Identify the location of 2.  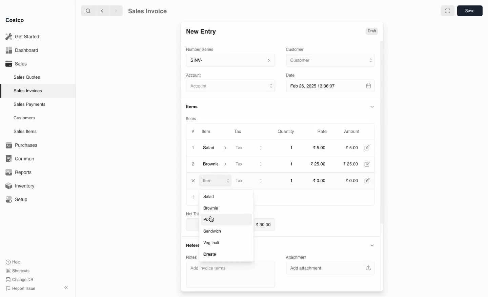
(194, 164).